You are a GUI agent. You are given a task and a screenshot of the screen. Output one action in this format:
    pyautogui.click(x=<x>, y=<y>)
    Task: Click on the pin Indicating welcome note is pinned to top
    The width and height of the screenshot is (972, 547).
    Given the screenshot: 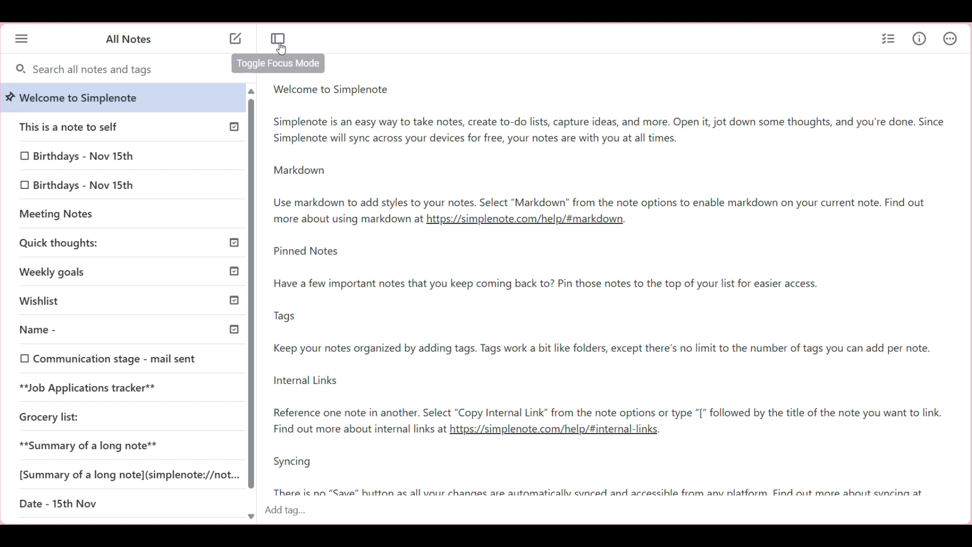 What is the action you would take?
    pyautogui.click(x=10, y=96)
    